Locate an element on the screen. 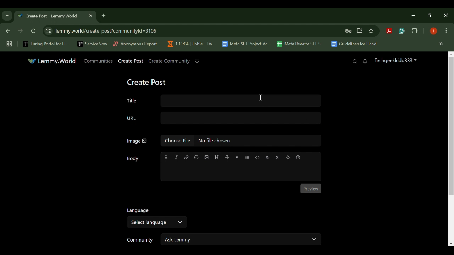  bold is located at coordinates (166, 157).